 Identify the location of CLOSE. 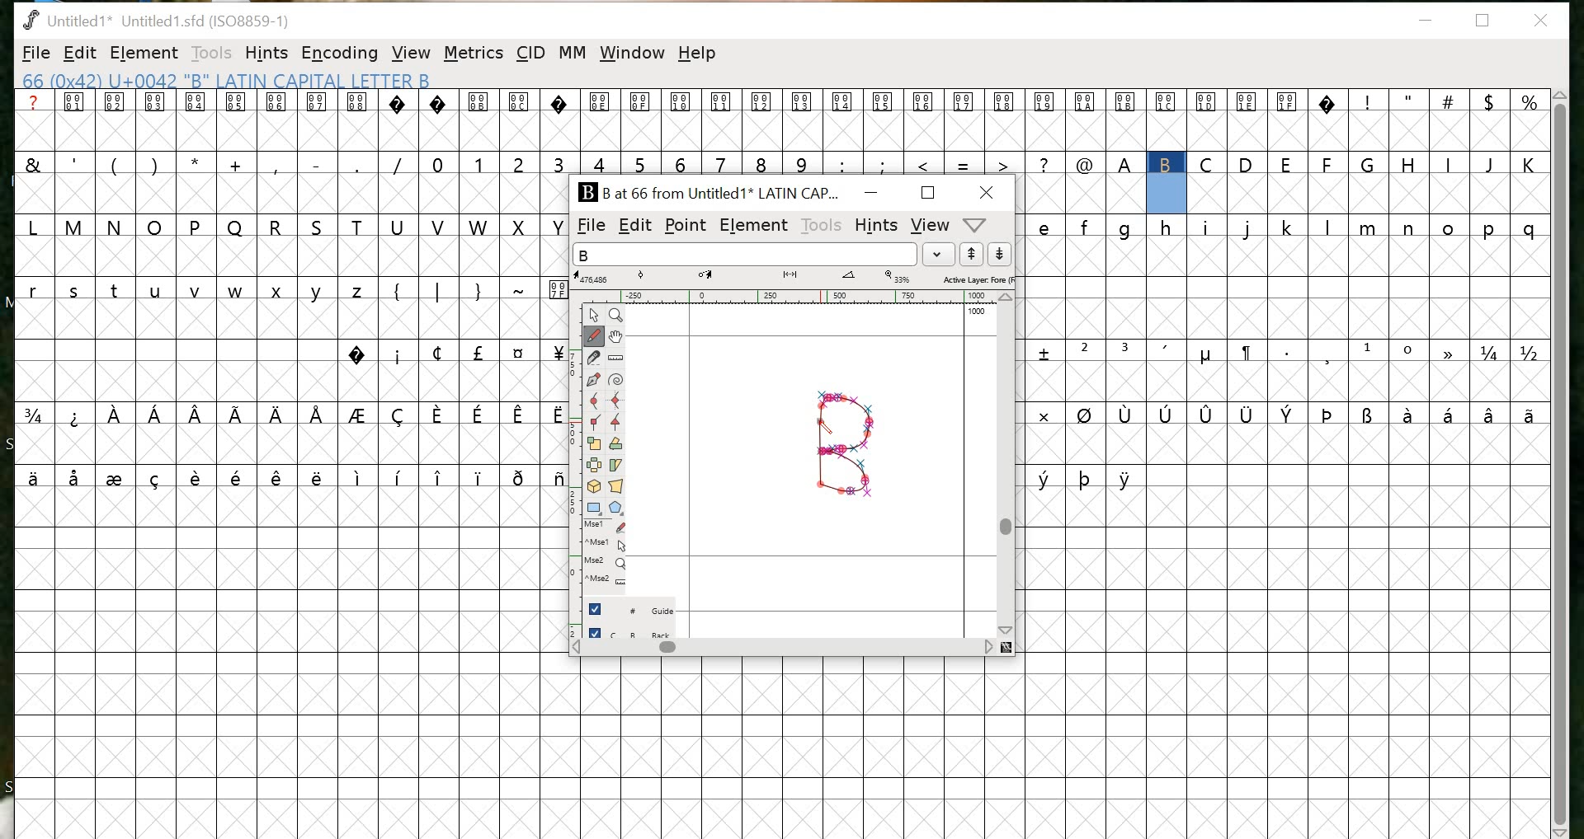
(988, 192).